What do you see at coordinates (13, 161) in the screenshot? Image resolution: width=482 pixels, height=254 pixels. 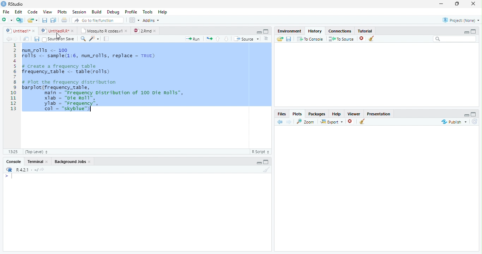 I see `Console` at bounding box center [13, 161].